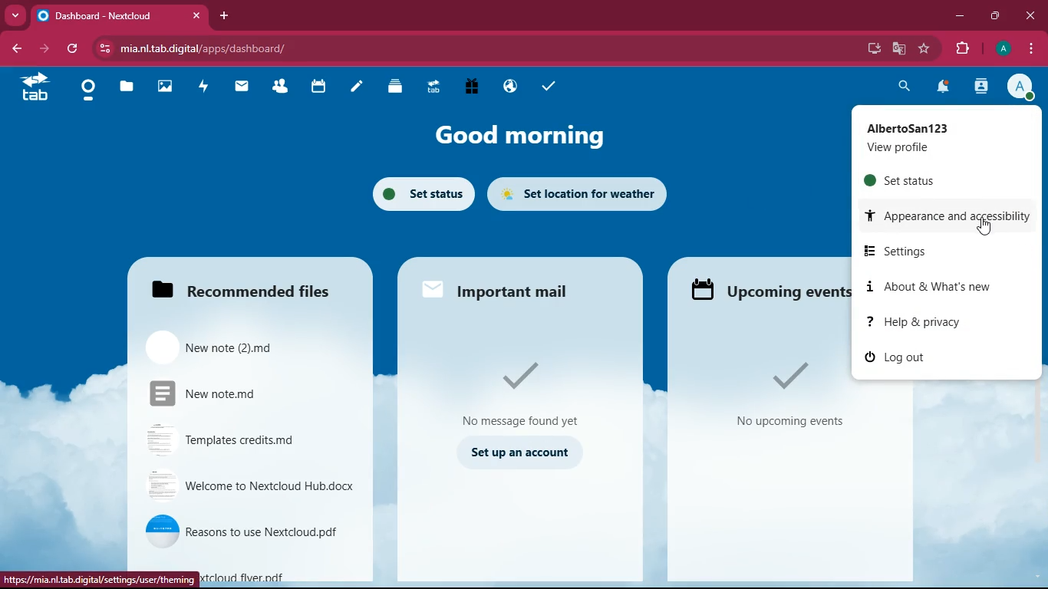 The height and width of the screenshot is (589, 1048). Describe the element at coordinates (239, 348) in the screenshot. I see `new note (2).md` at that location.